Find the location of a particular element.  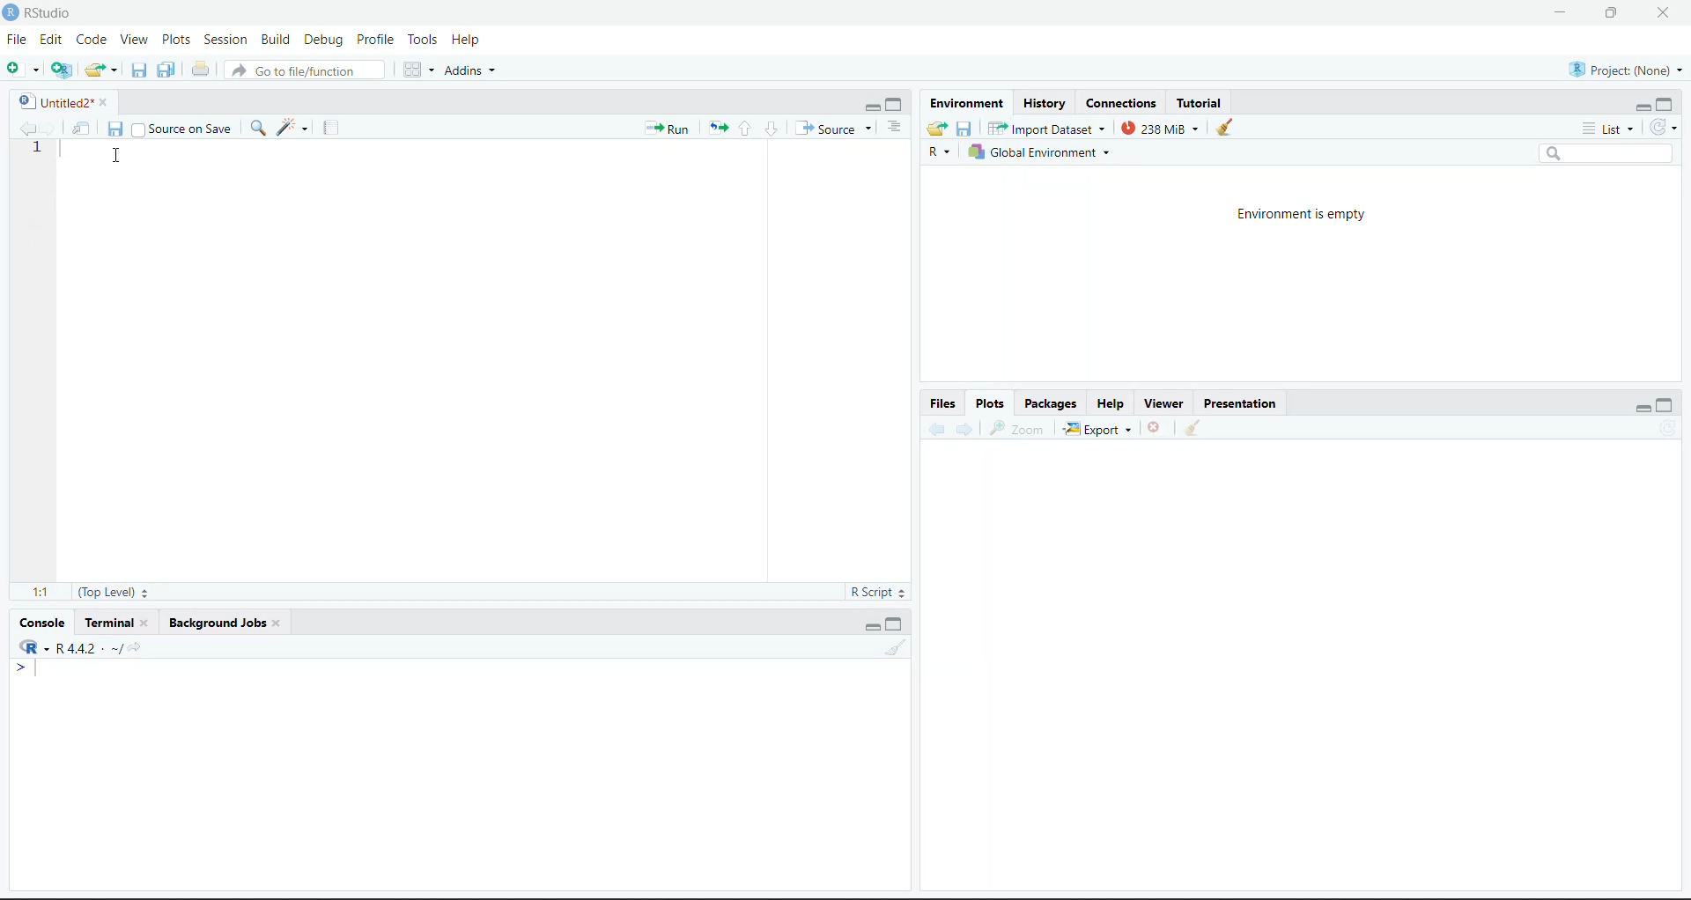

1:1 is located at coordinates (41, 593).